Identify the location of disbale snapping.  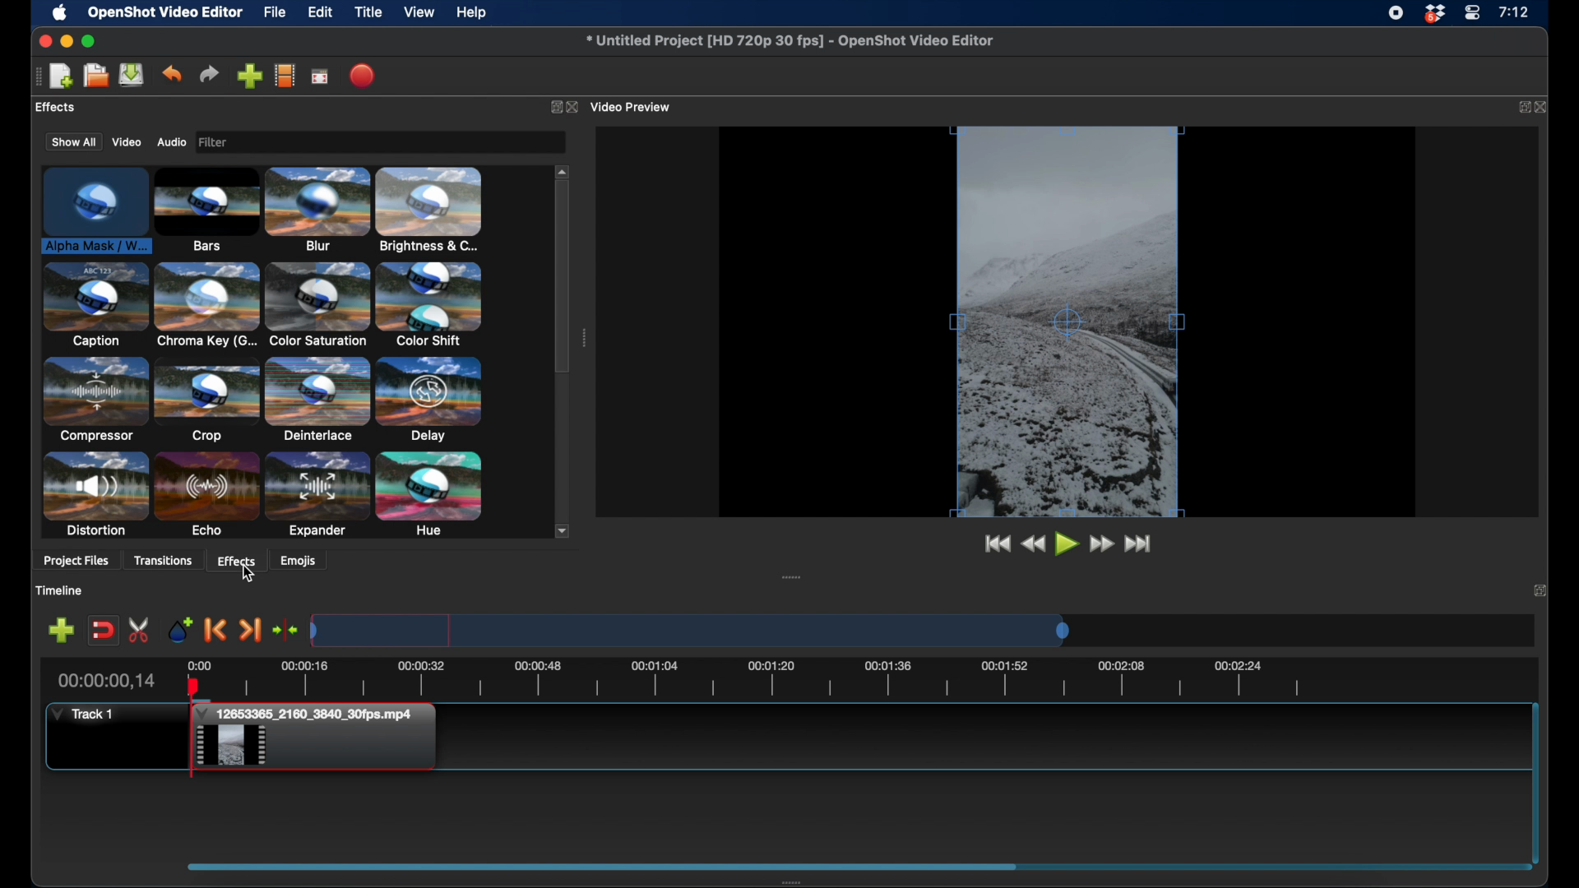
(104, 629).